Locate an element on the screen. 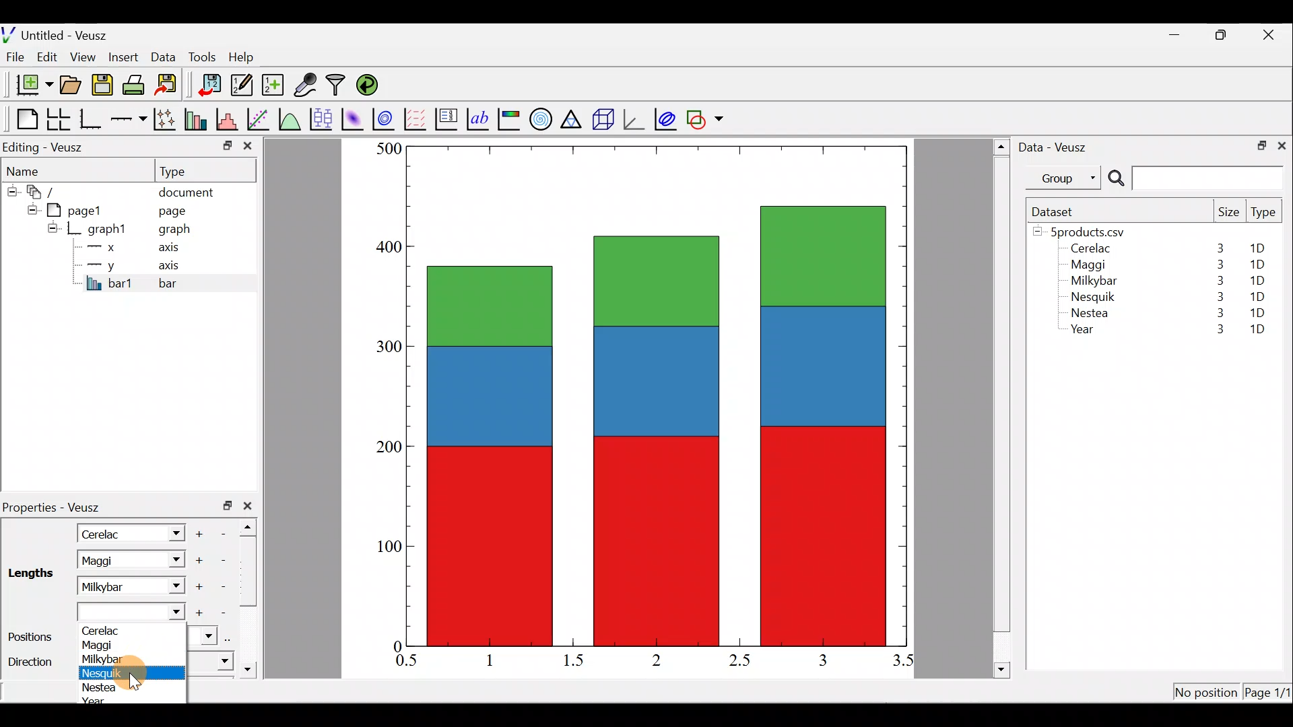  300 is located at coordinates (385, 344).